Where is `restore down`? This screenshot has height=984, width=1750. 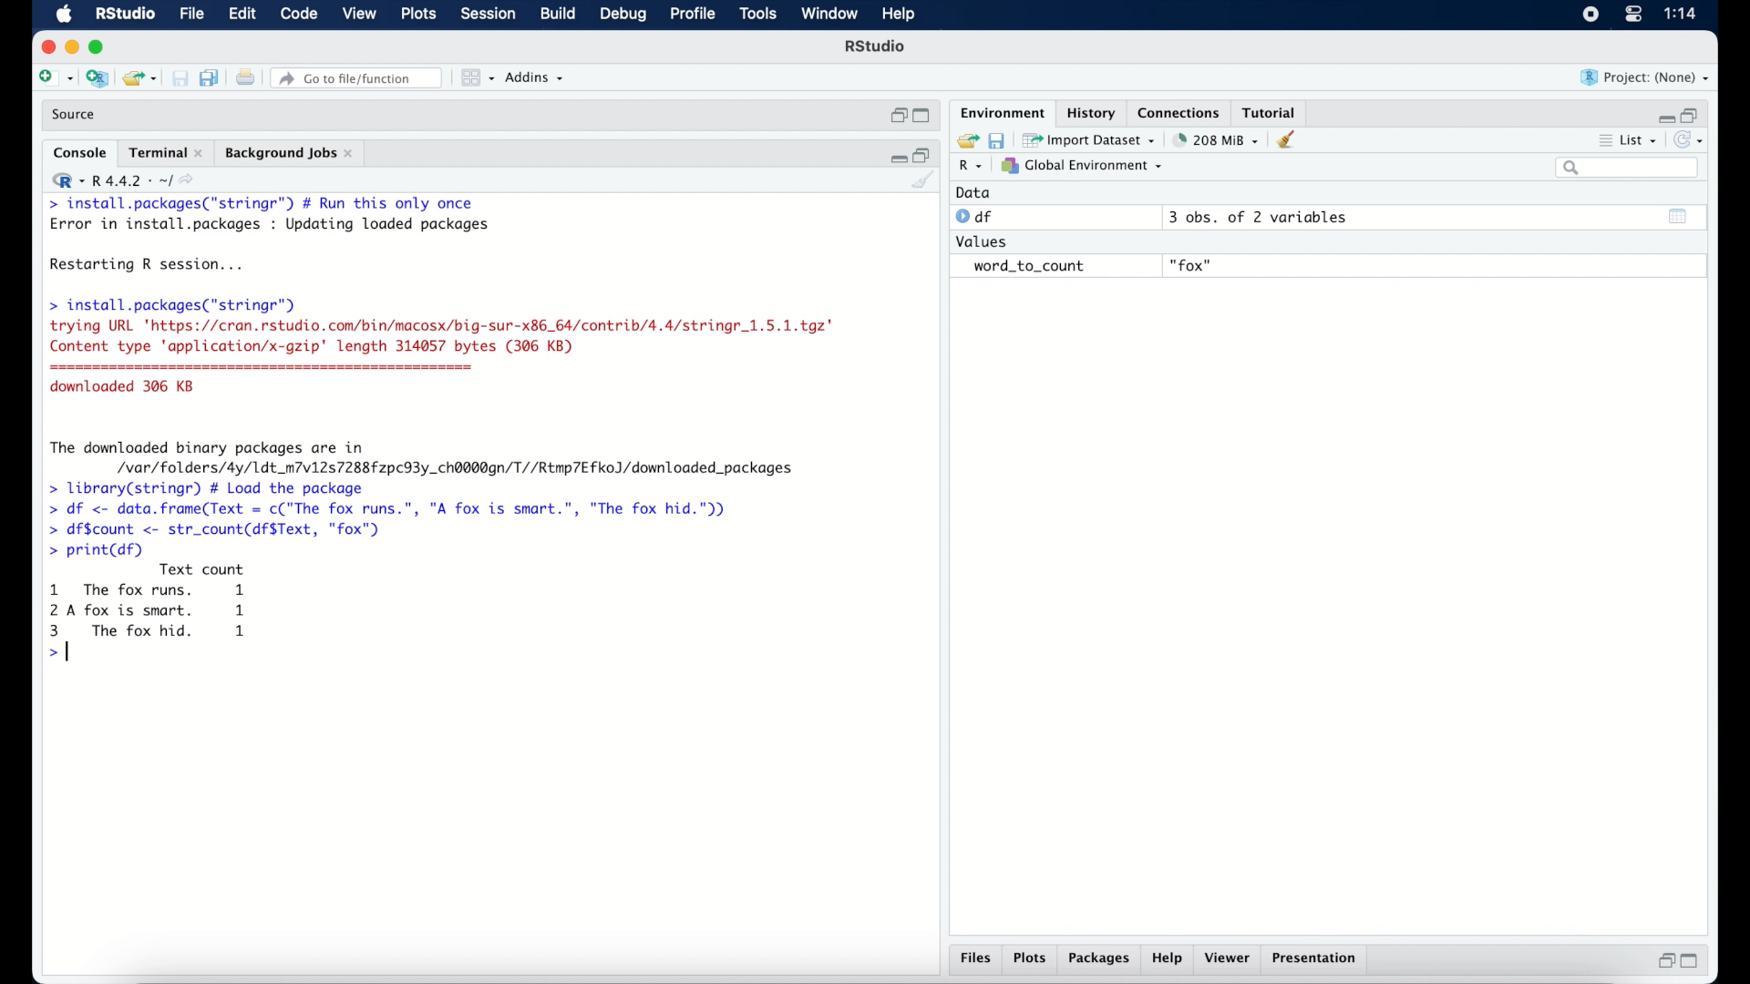 restore down is located at coordinates (1692, 114).